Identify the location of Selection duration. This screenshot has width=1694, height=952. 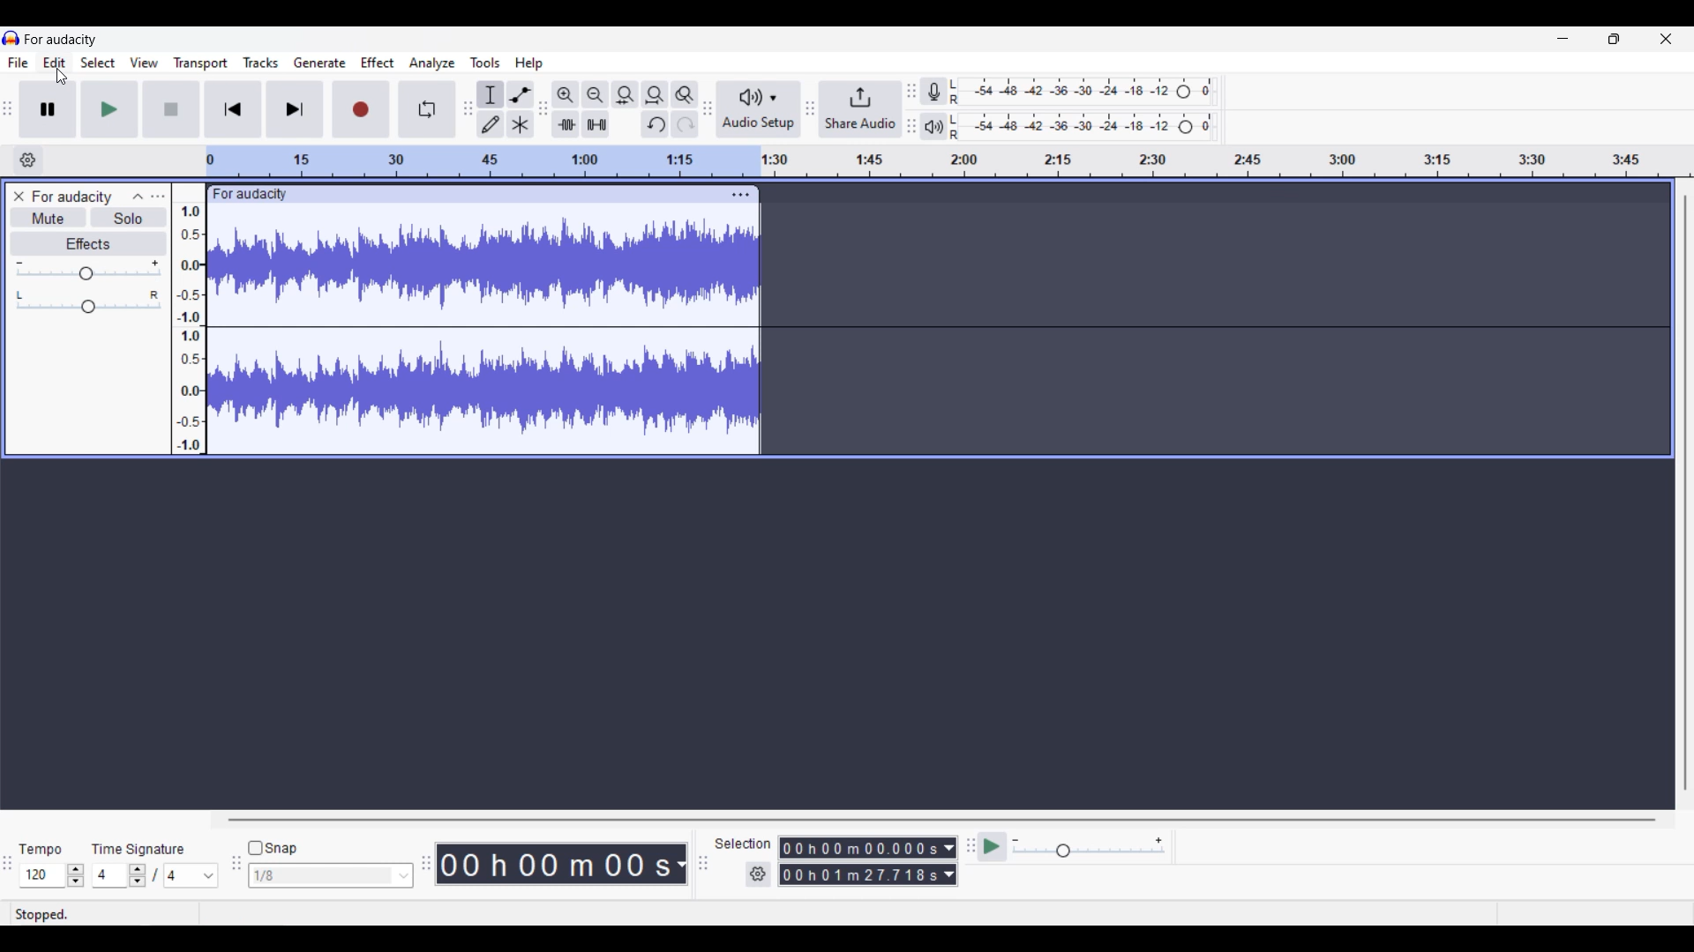
(859, 862).